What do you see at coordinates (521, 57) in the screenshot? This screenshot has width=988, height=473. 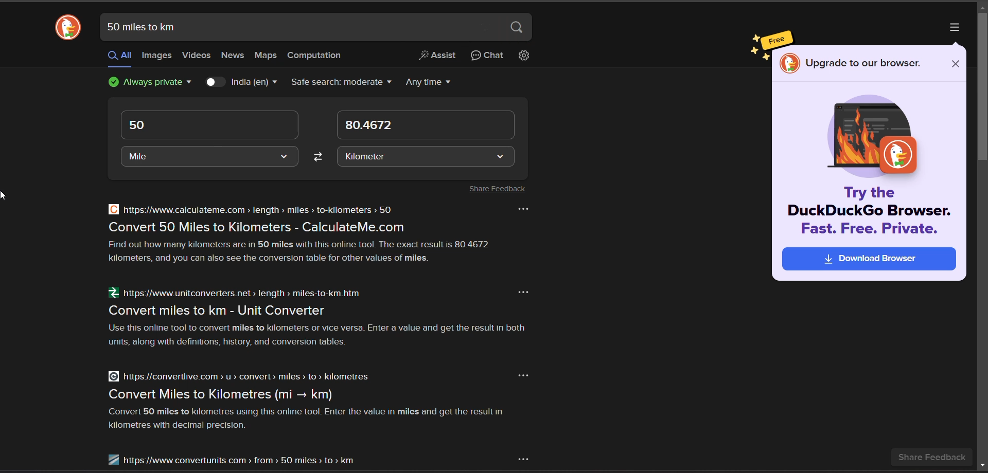 I see `change search settings` at bounding box center [521, 57].